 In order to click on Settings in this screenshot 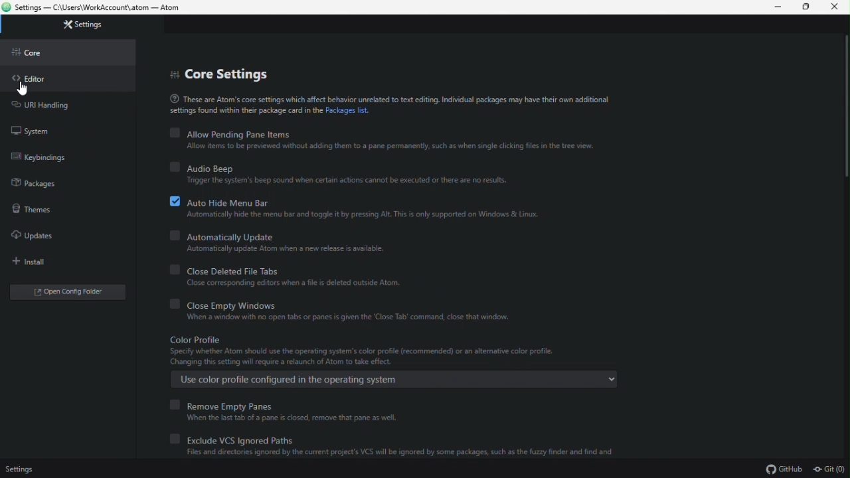, I will do `click(104, 28)`.